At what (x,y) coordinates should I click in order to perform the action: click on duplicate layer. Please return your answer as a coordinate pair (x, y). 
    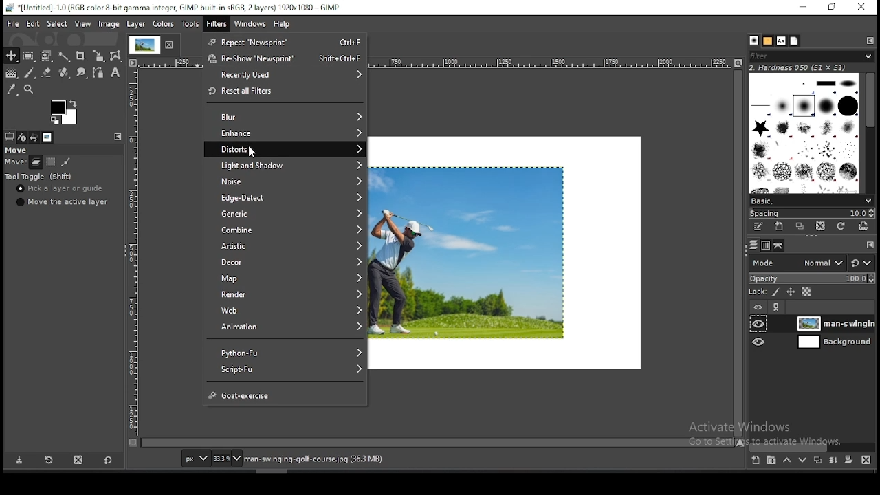
    Looking at the image, I should click on (818, 459).